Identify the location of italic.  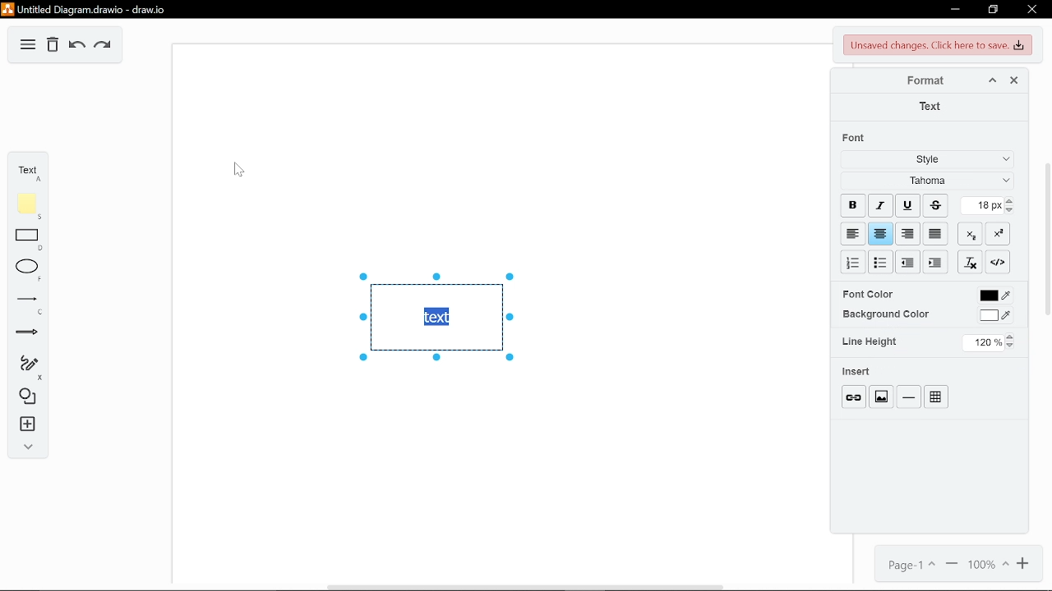
(880, 205).